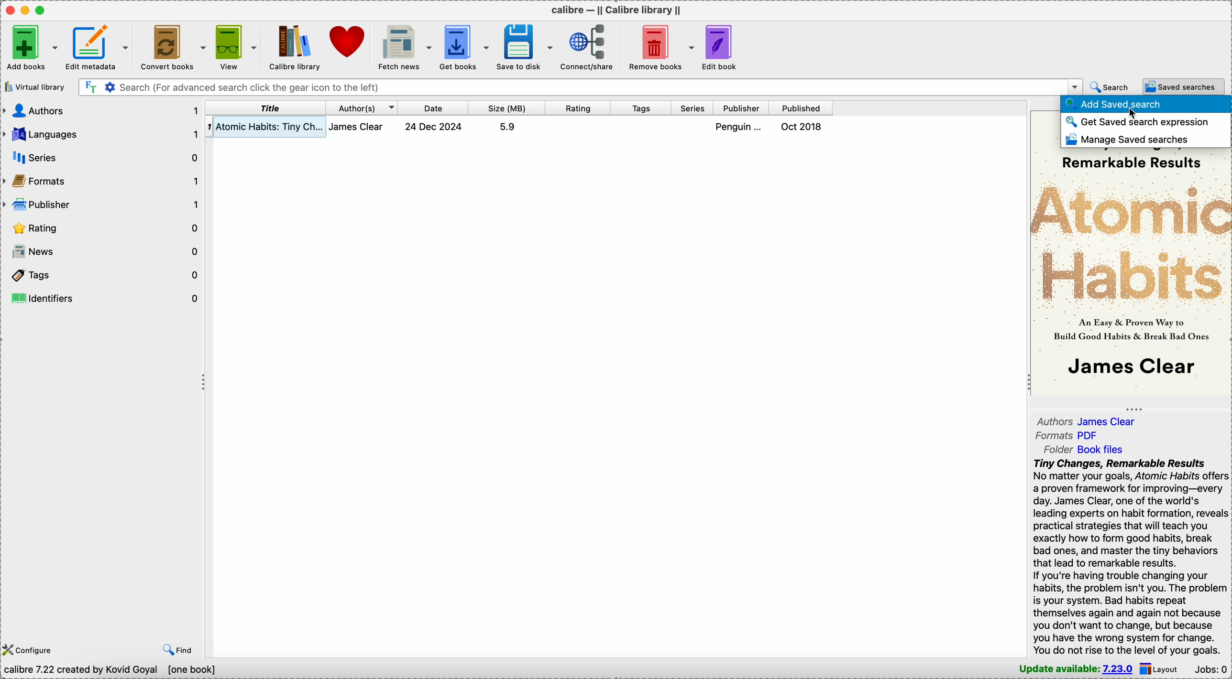 This screenshot has height=679, width=1232. I want to click on 5.9, so click(507, 127).